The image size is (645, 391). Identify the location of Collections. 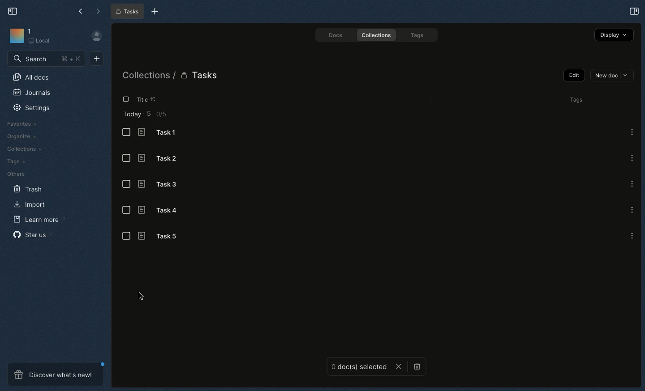
(378, 35).